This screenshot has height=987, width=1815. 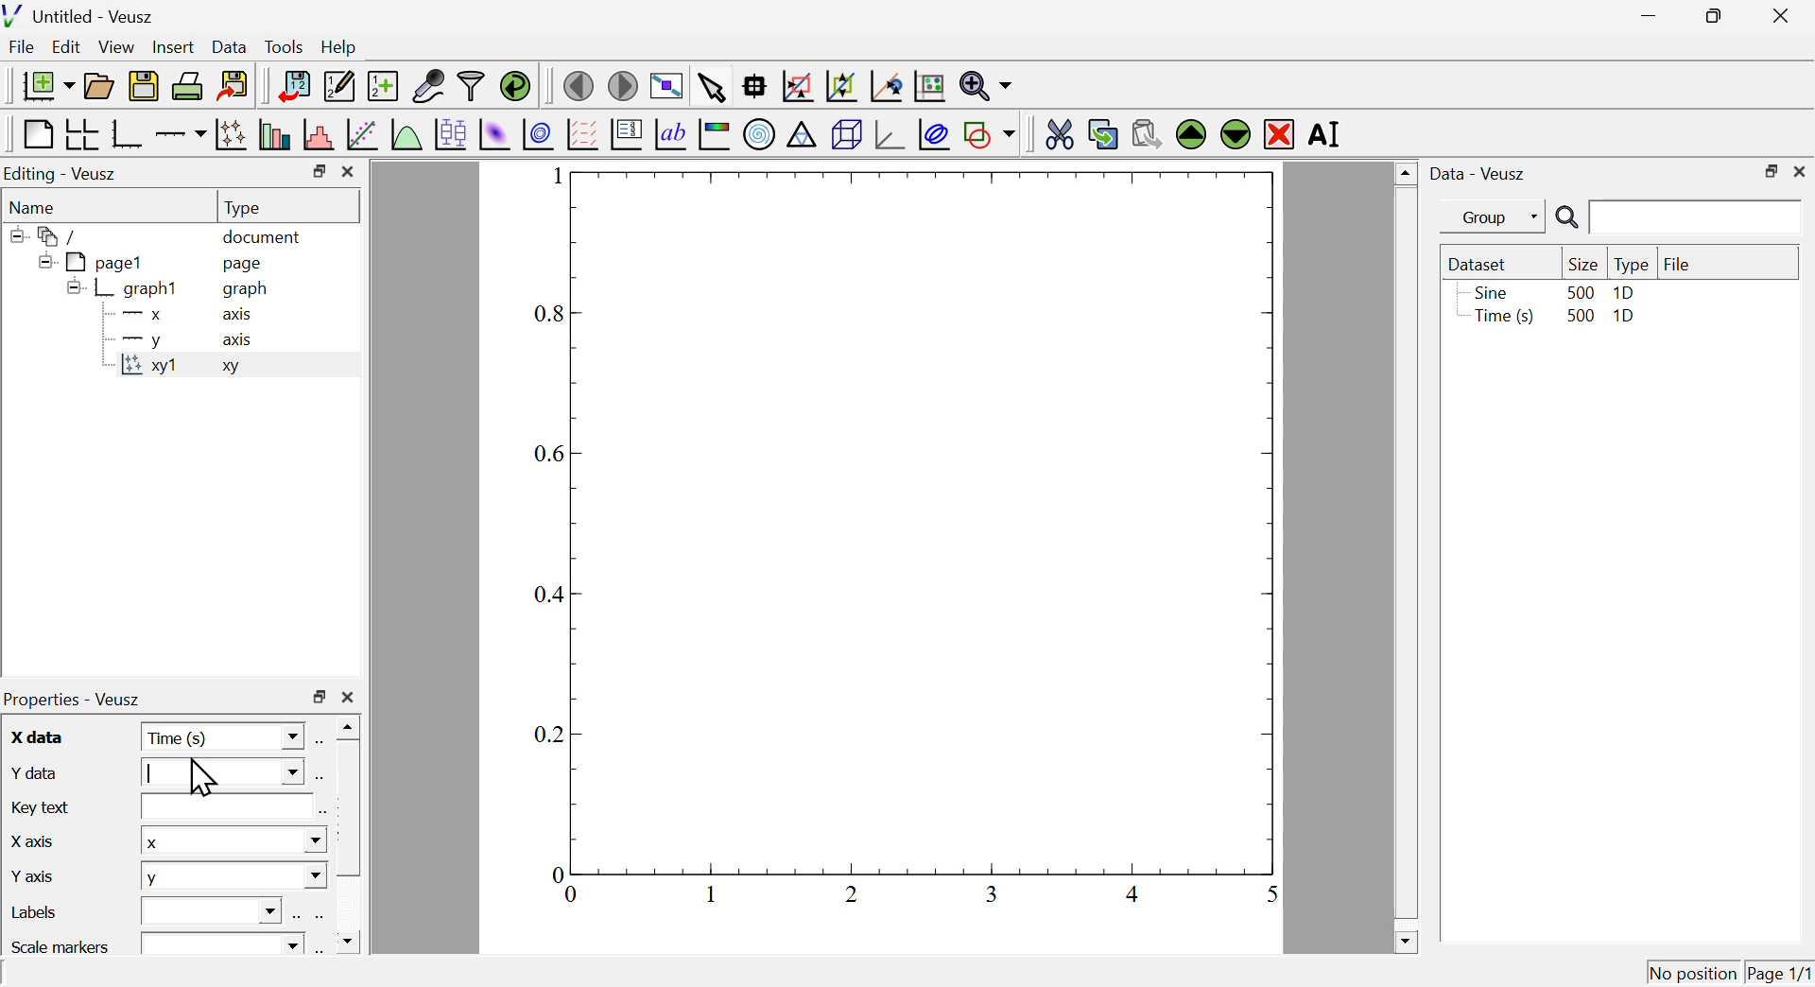 I want to click on text label, so click(x=671, y=137).